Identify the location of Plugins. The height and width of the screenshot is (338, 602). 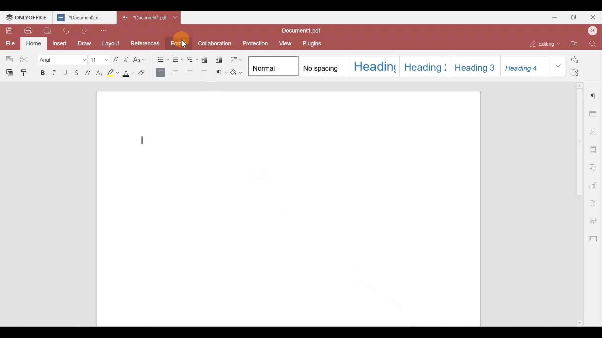
(313, 44).